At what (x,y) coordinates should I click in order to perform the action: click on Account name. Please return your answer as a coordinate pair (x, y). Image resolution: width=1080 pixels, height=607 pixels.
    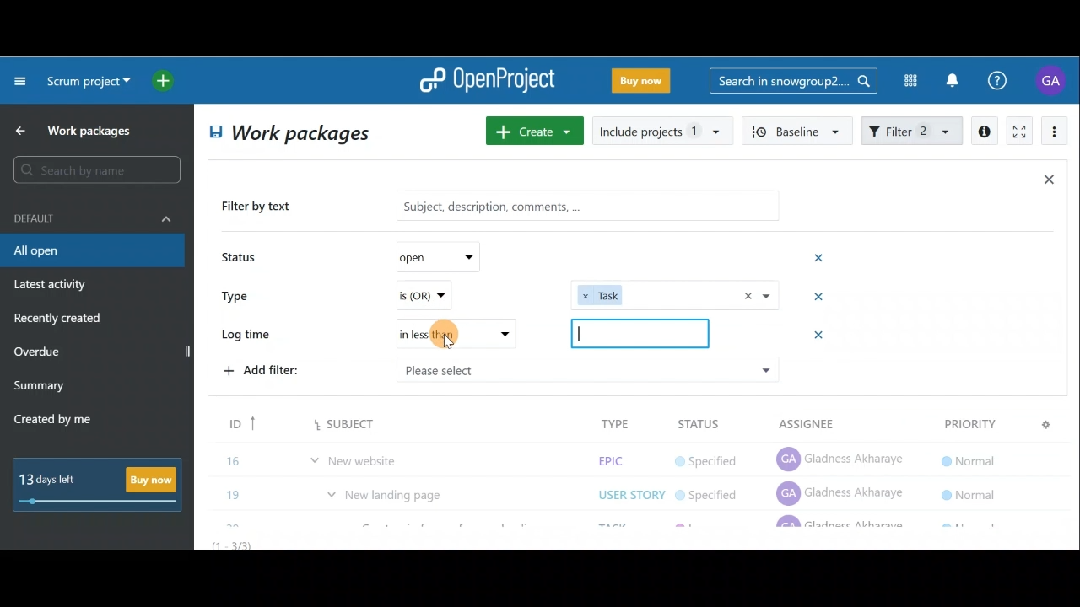
    Looking at the image, I should click on (1053, 80).